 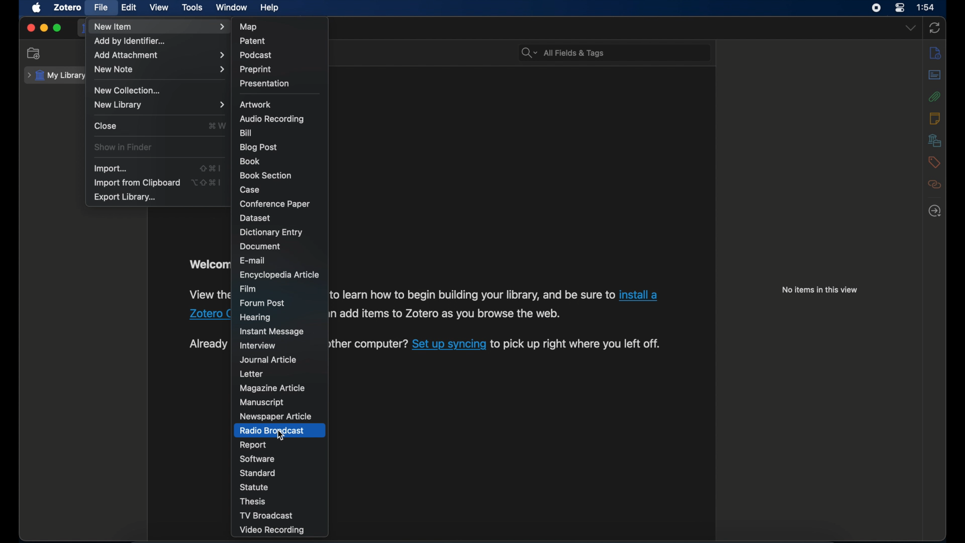 I want to click on dropdown, so click(x=910, y=28).